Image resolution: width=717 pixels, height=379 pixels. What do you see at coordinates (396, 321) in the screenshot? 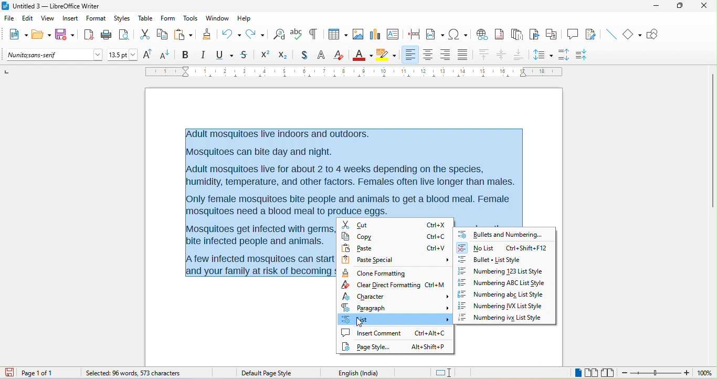
I see `list` at bounding box center [396, 321].